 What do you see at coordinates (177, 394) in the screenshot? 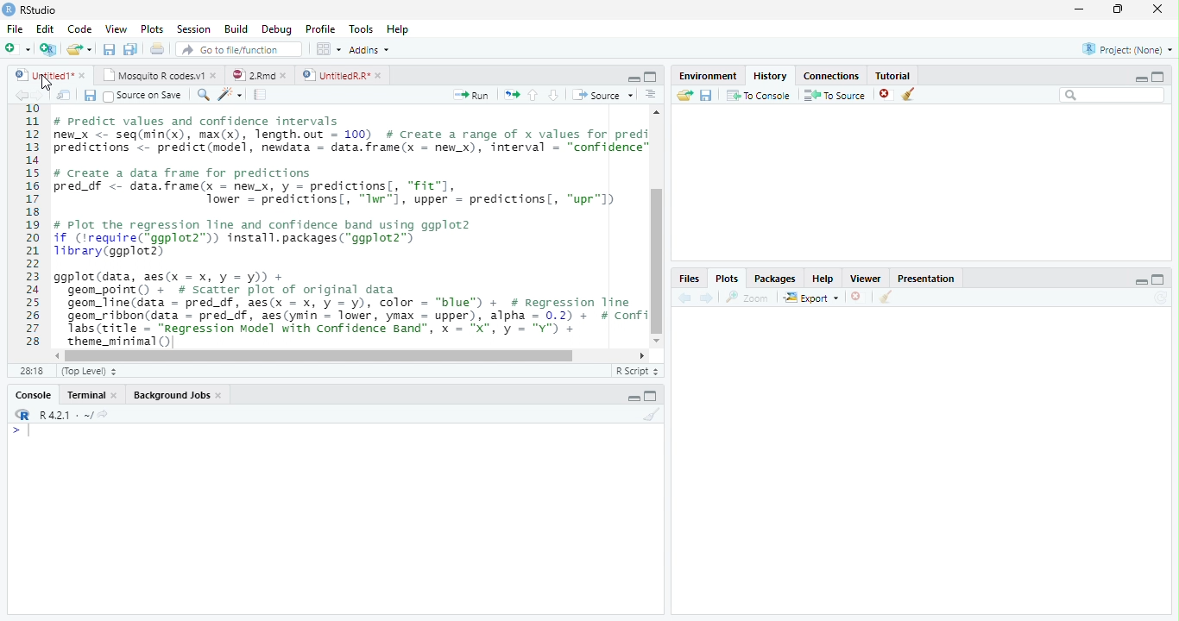
I see `Background Jobs` at bounding box center [177, 394].